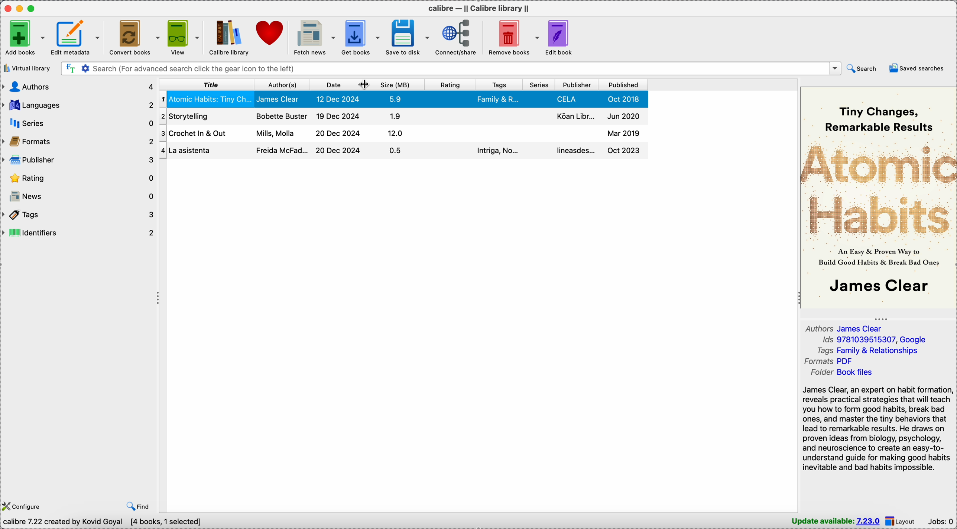 This screenshot has height=529, width=957. What do you see at coordinates (7, 8) in the screenshot?
I see `close Calibre` at bounding box center [7, 8].